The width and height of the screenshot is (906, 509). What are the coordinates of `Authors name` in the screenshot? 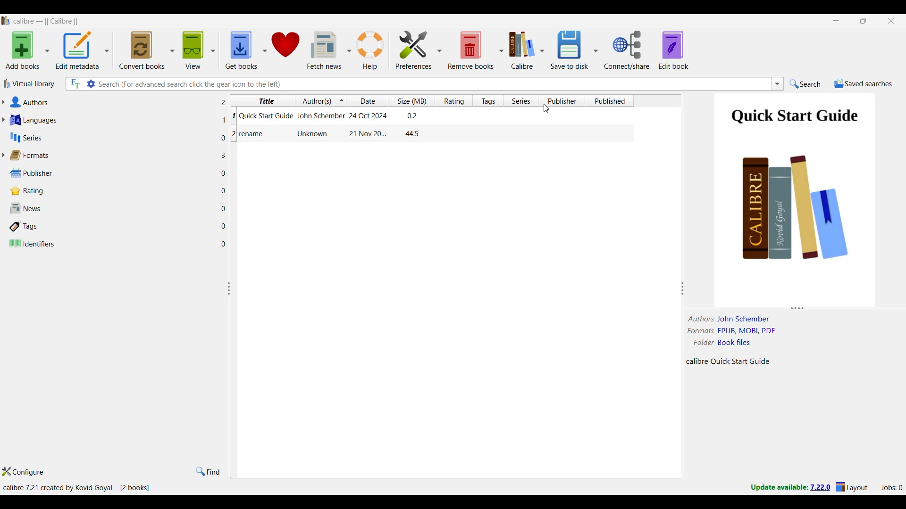 It's located at (733, 319).